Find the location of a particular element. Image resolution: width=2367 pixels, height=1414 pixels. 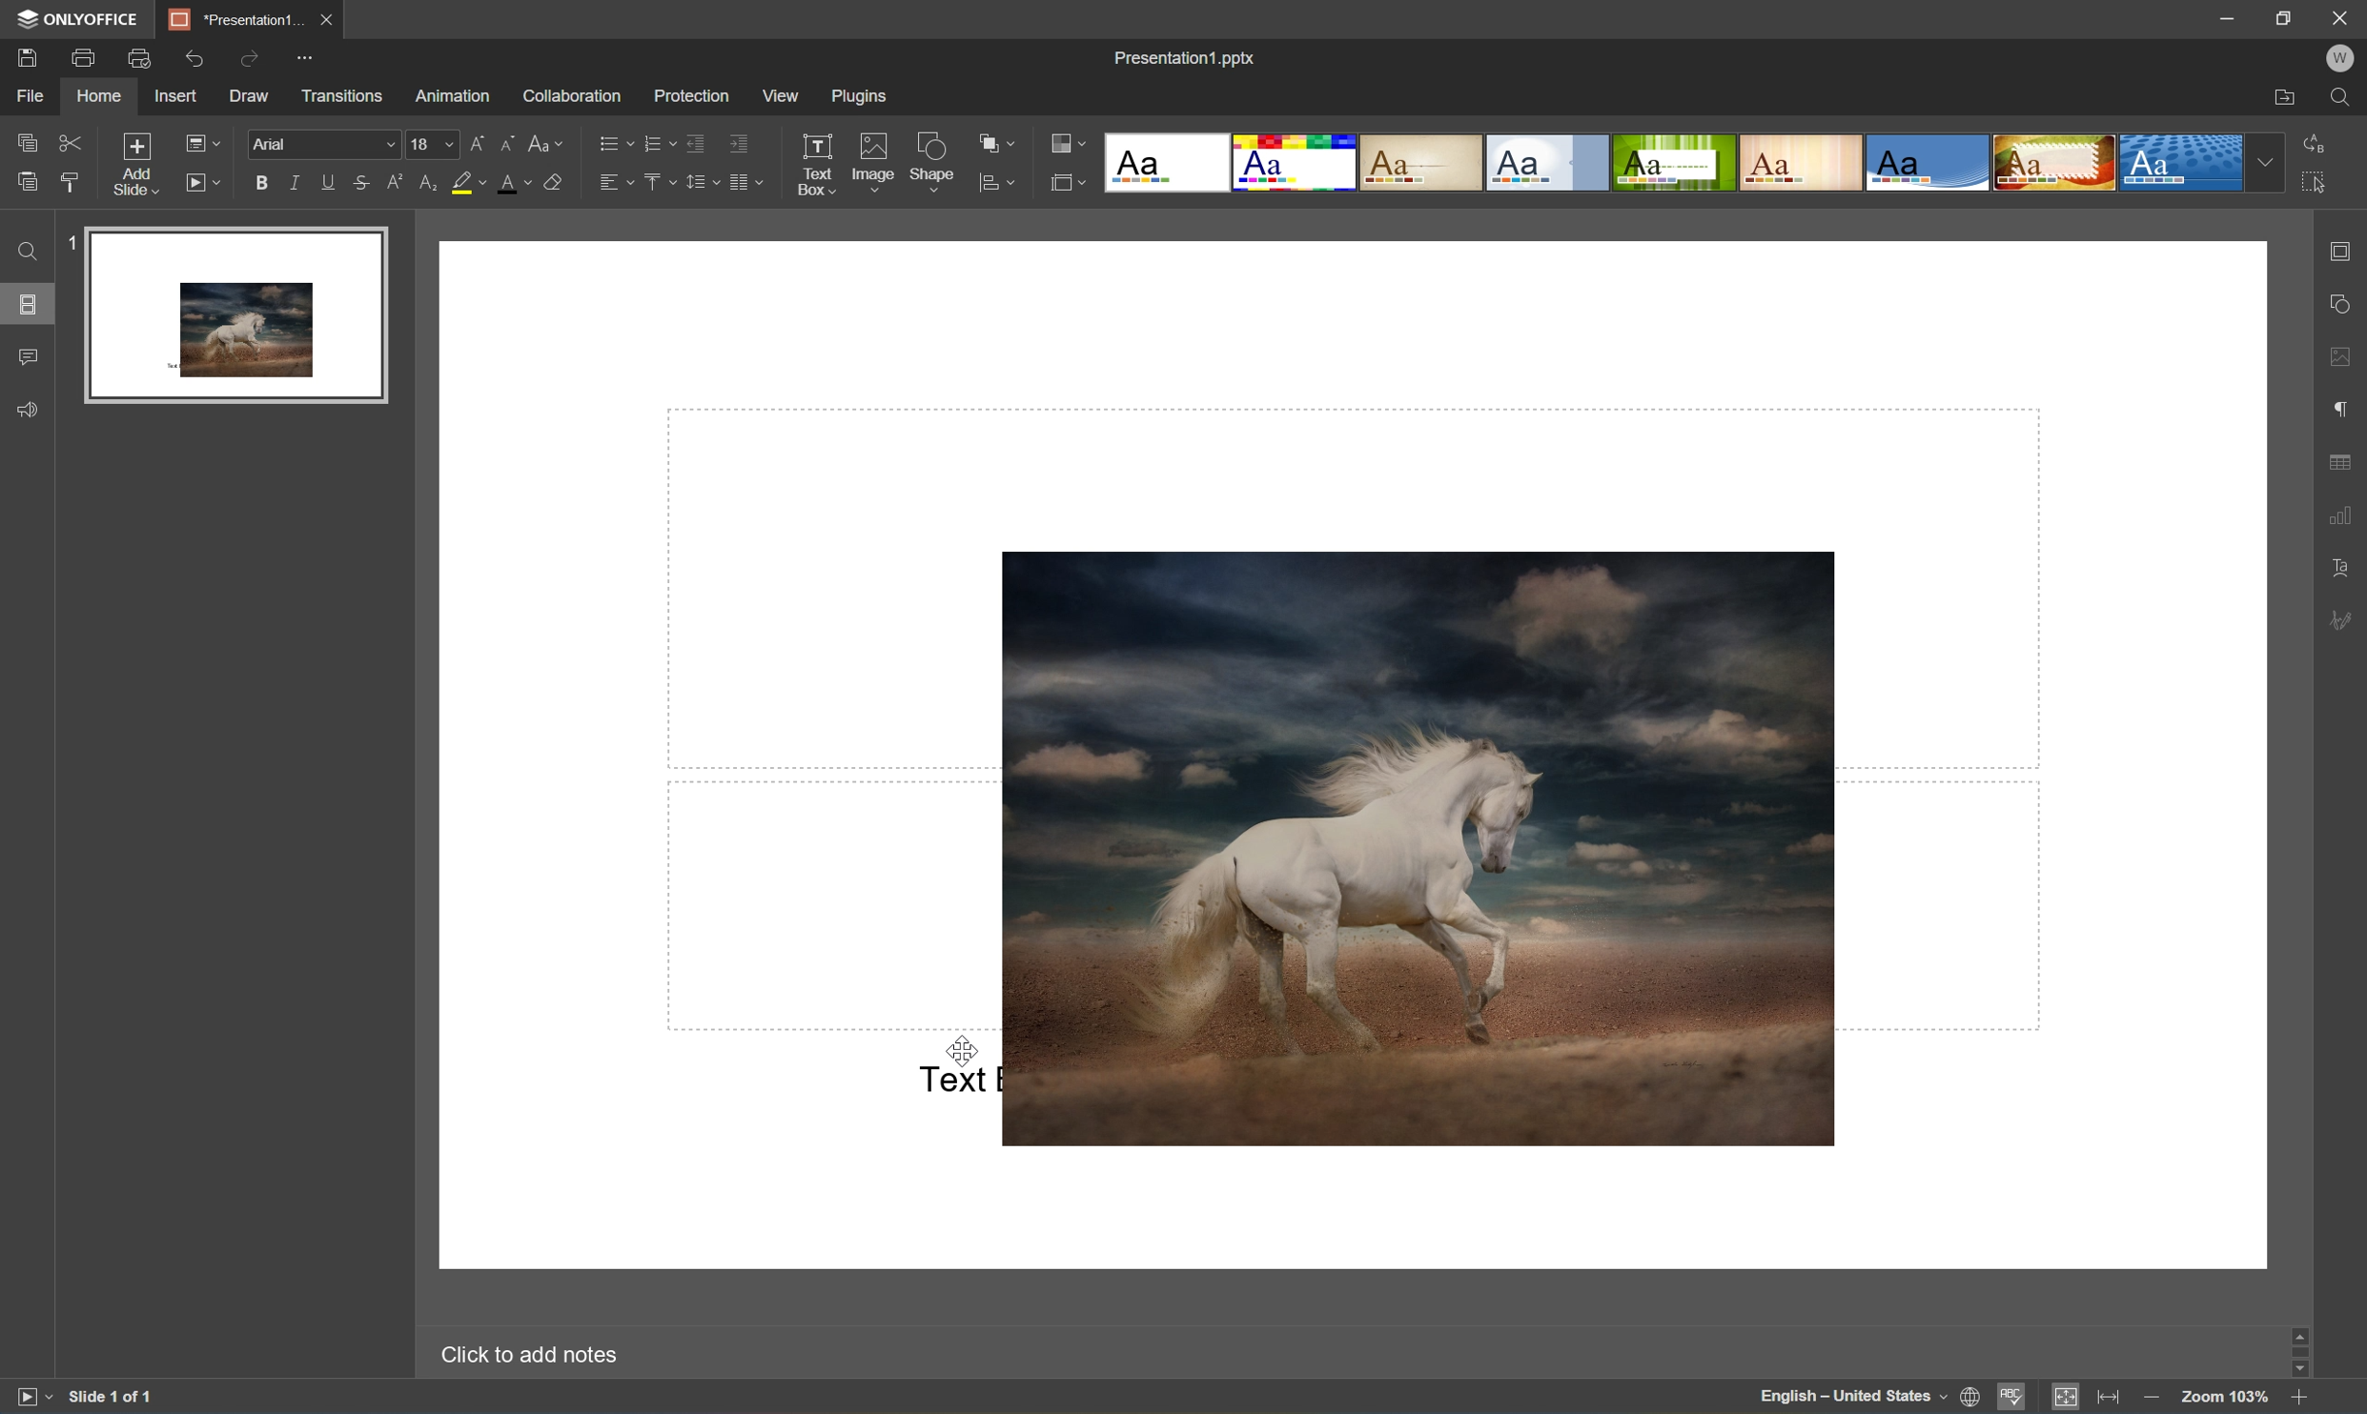

Spell checking is located at coordinates (2010, 1396).